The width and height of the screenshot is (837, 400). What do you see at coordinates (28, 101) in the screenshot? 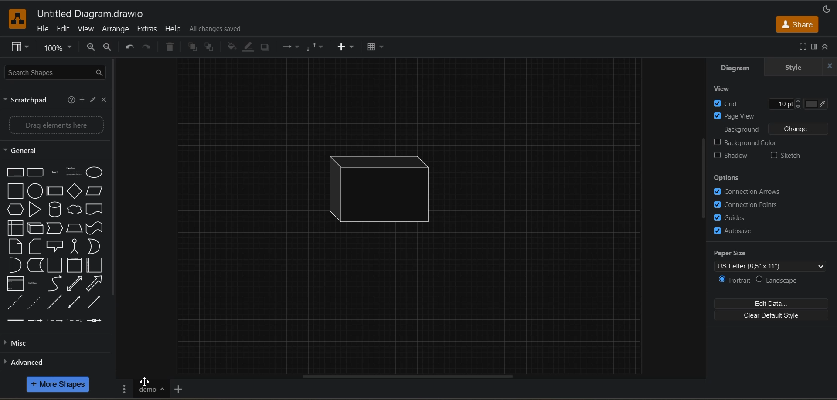
I see `scratch pad` at bounding box center [28, 101].